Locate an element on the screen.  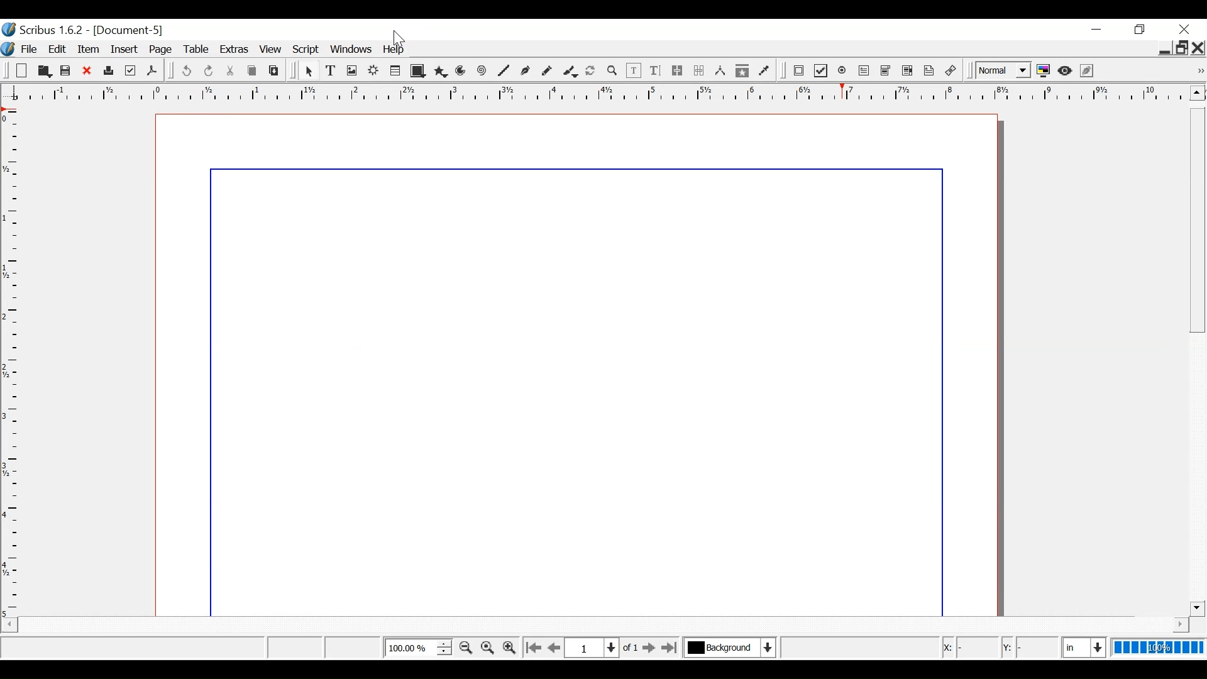
PDF Radio Button is located at coordinates (843, 71).